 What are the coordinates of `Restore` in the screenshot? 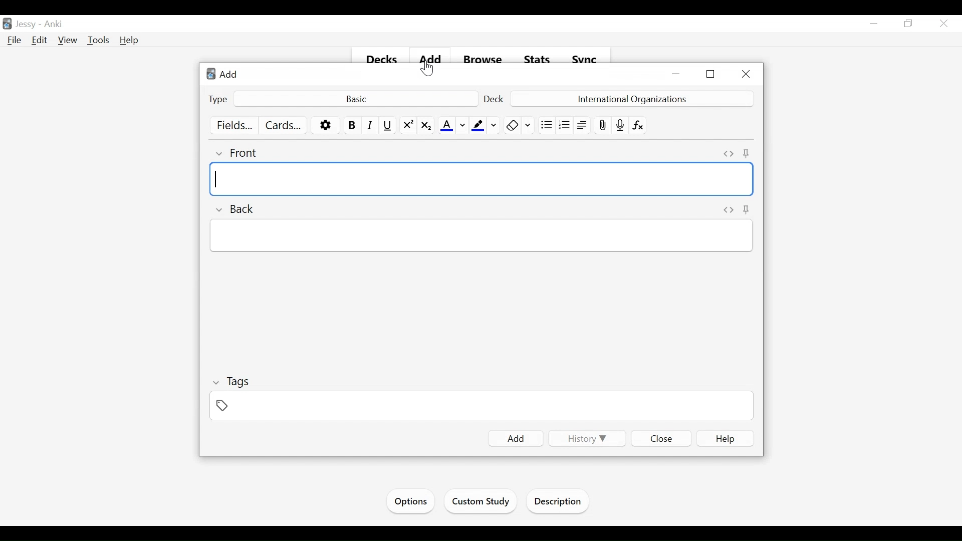 It's located at (910, 23).